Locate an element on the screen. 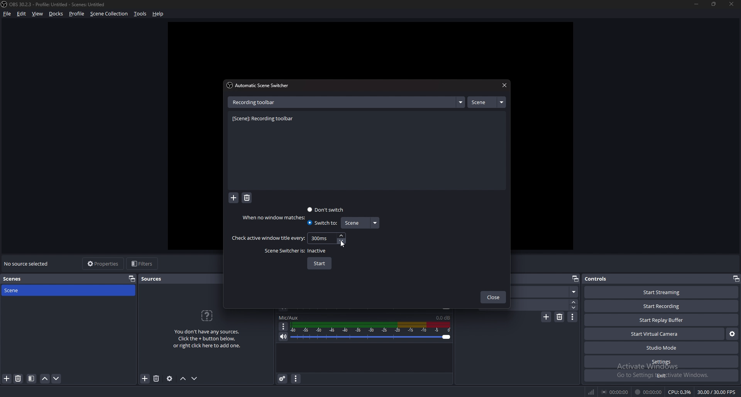  file is located at coordinates (8, 13).